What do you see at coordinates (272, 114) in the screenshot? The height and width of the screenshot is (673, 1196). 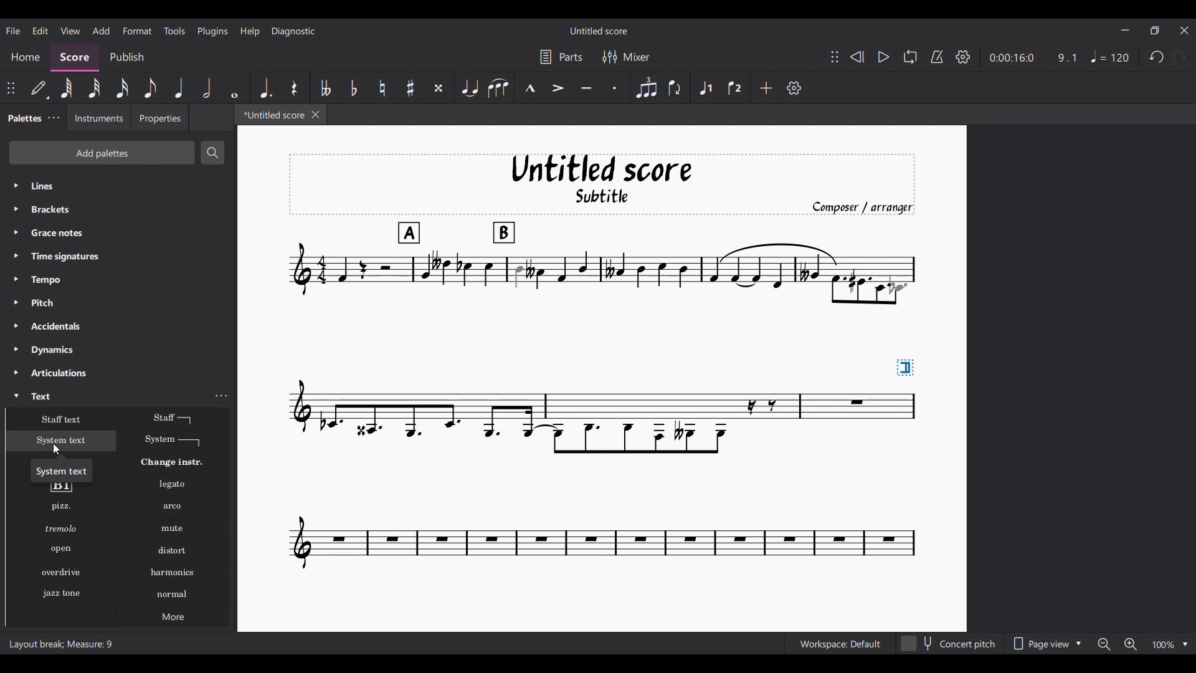 I see `*Untitled score, current tab` at bounding box center [272, 114].